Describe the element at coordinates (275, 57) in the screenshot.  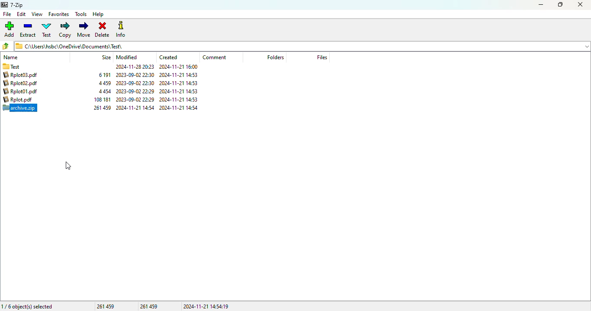
I see `folders` at that location.